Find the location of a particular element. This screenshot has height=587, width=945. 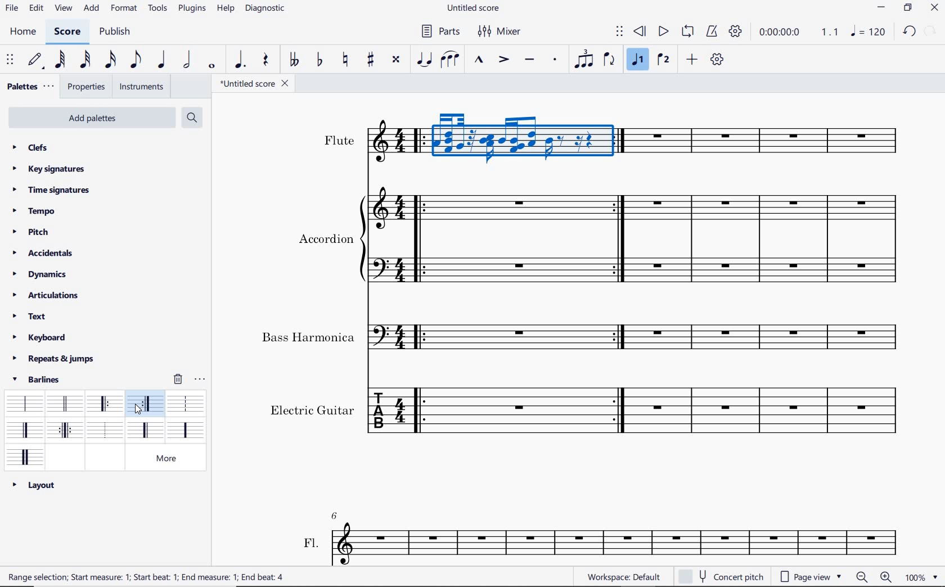

tempo is located at coordinates (34, 210).